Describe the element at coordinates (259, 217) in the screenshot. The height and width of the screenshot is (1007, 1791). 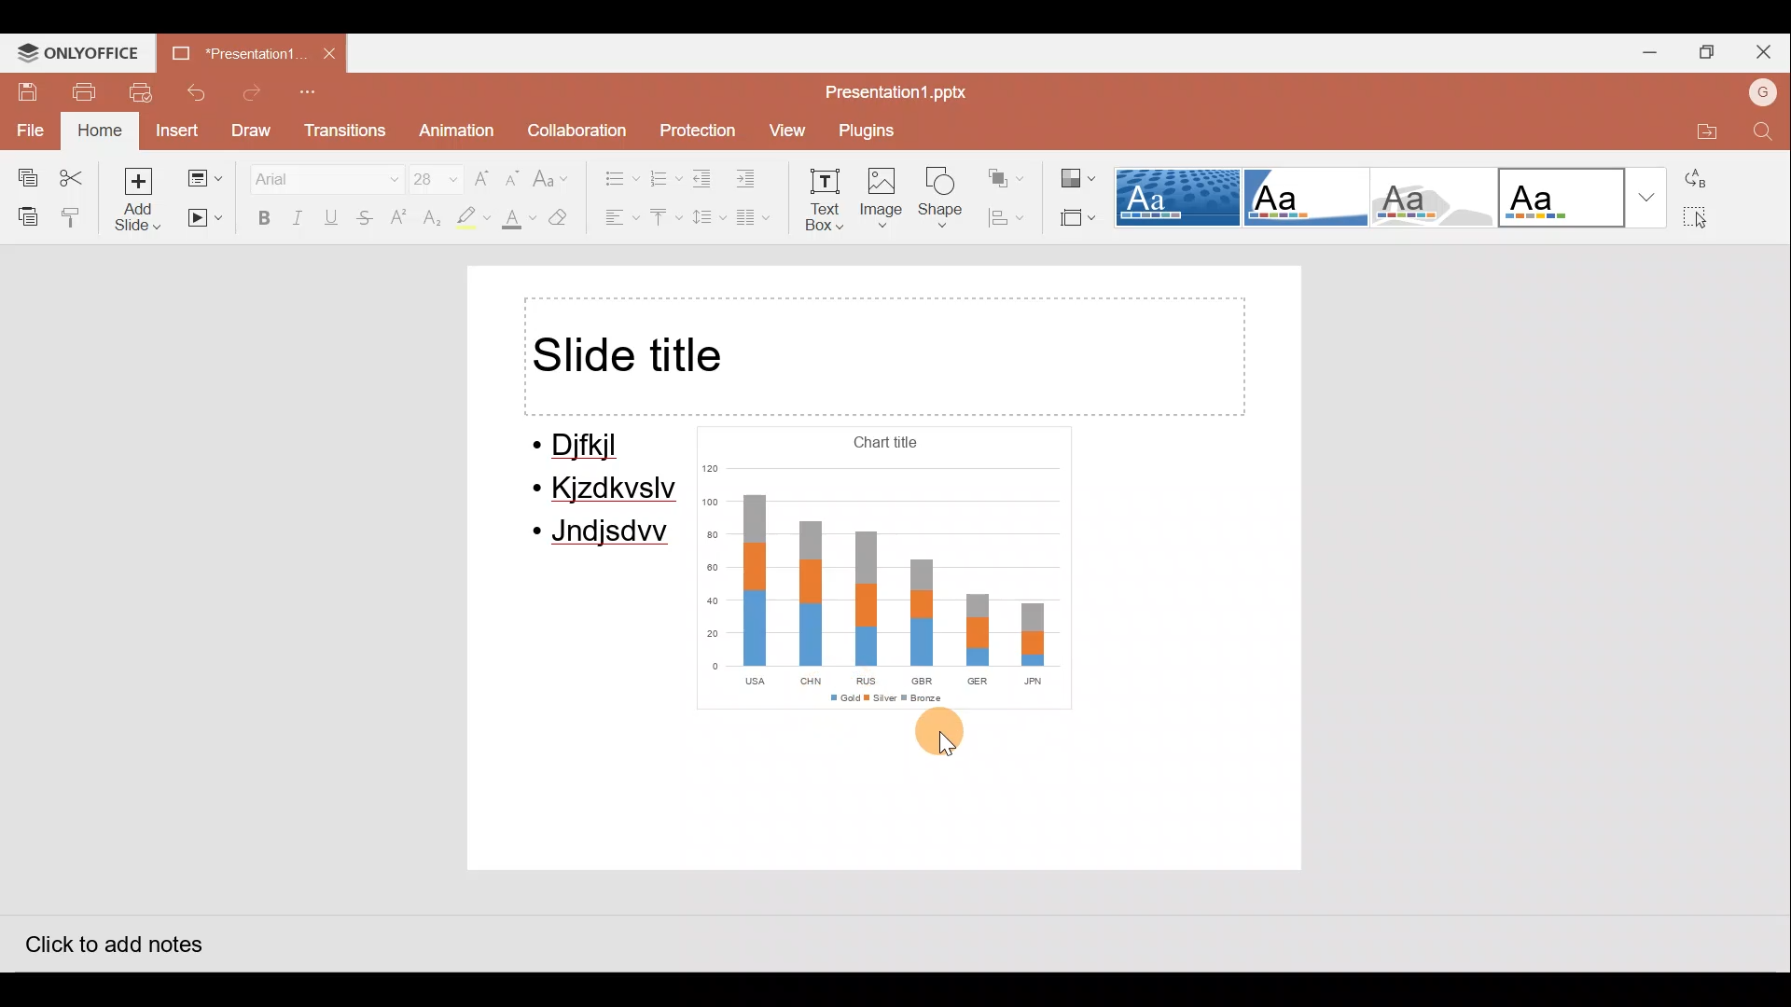
I see `Bold` at that location.